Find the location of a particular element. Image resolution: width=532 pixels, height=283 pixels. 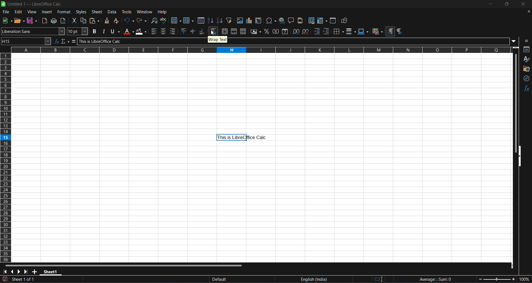

decrease indent is located at coordinates (327, 31).